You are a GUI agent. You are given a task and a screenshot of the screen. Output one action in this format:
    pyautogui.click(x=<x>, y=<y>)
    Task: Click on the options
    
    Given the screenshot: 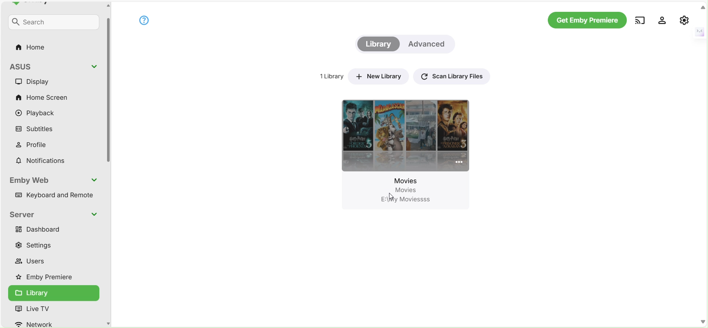 What is the action you would take?
    pyautogui.click(x=456, y=163)
    